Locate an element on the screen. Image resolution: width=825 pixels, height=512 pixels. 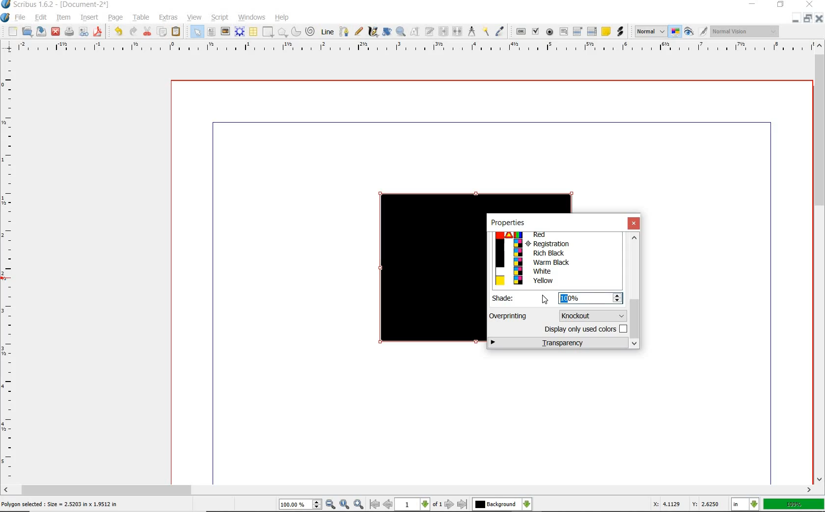
Scribus 1.6.2 - [Document-2*] is located at coordinates (56, 5).